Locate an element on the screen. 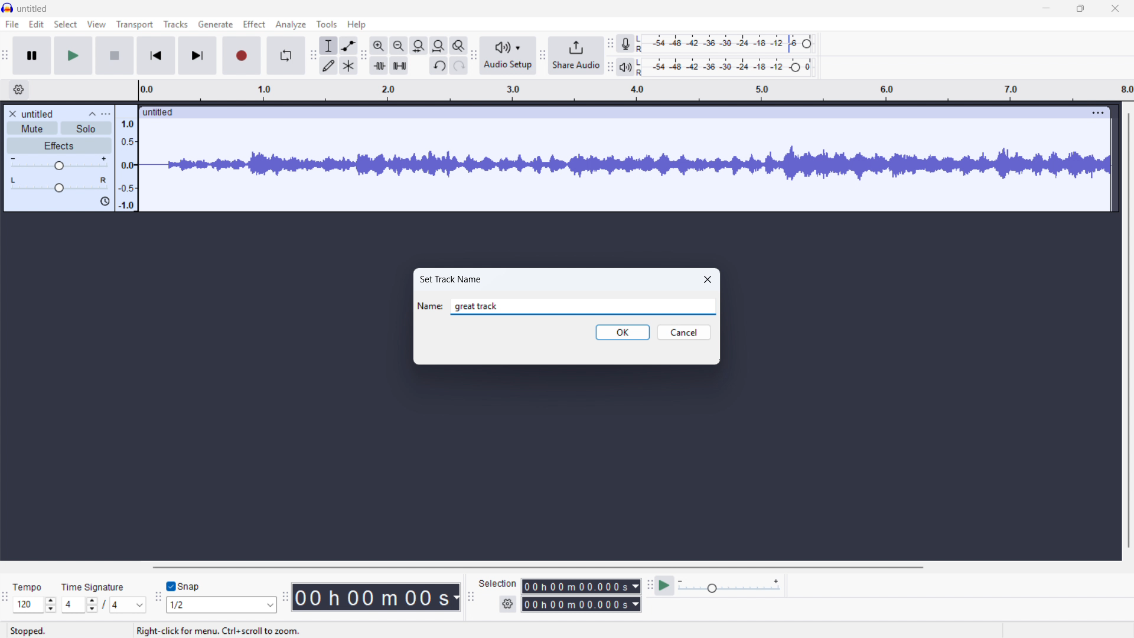 This screenshot has height=638, width=1134. Playback metre  is located at coordinates (625, 68).